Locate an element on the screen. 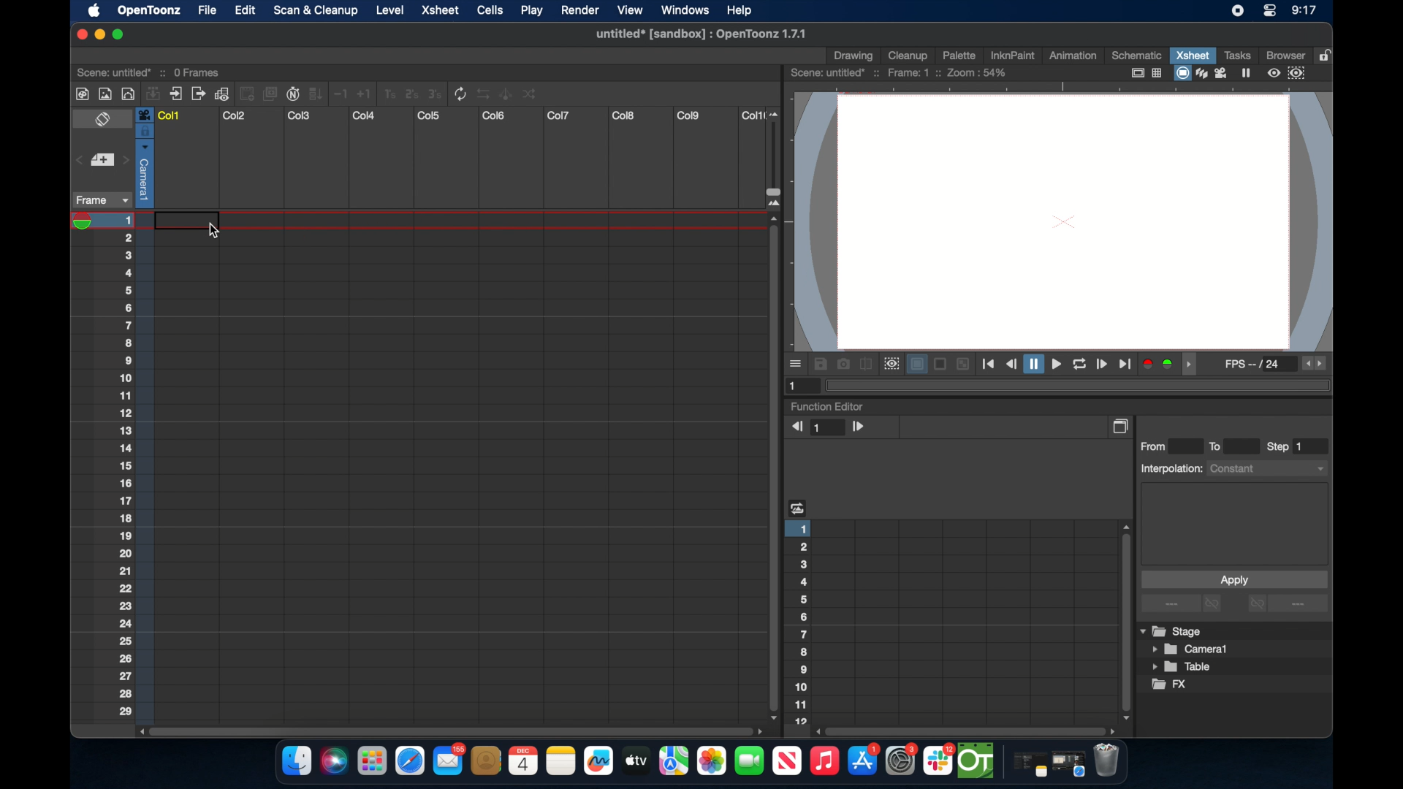  frame is located at coordinates (99, 200).